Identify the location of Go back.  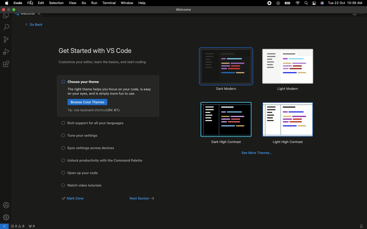
(34, 24).